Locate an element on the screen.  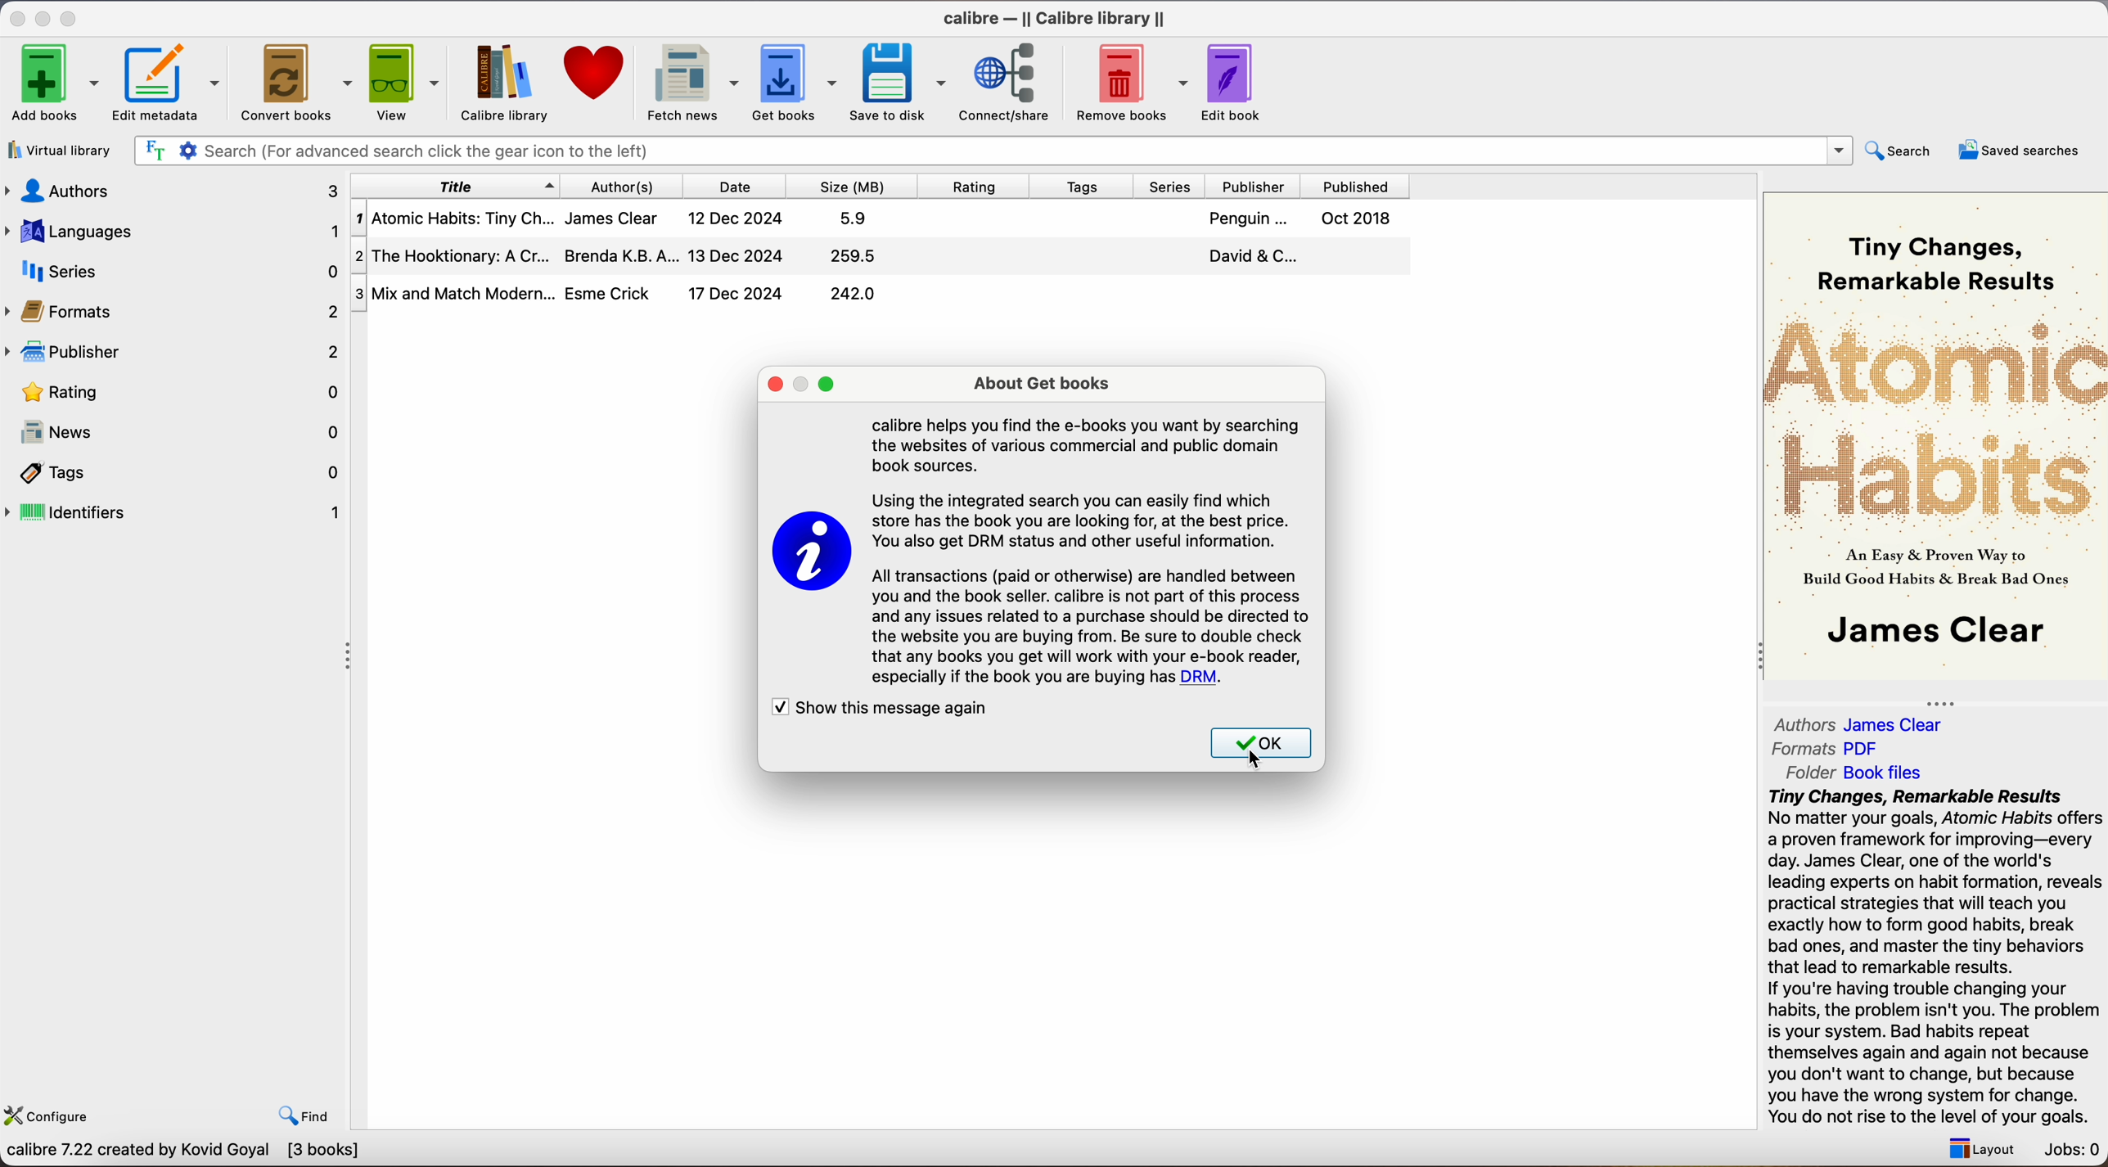
layout is located at coordinates (1977, 1148).